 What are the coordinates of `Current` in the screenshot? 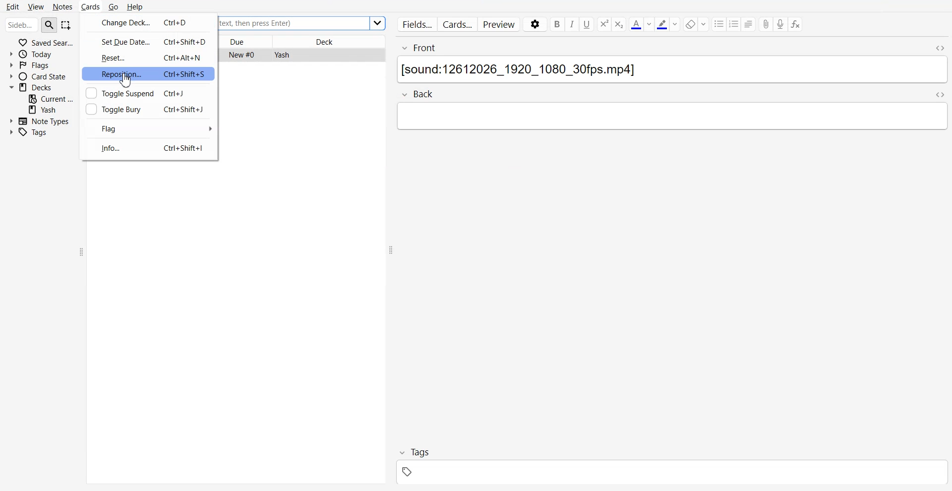 It's located at (52, 98).